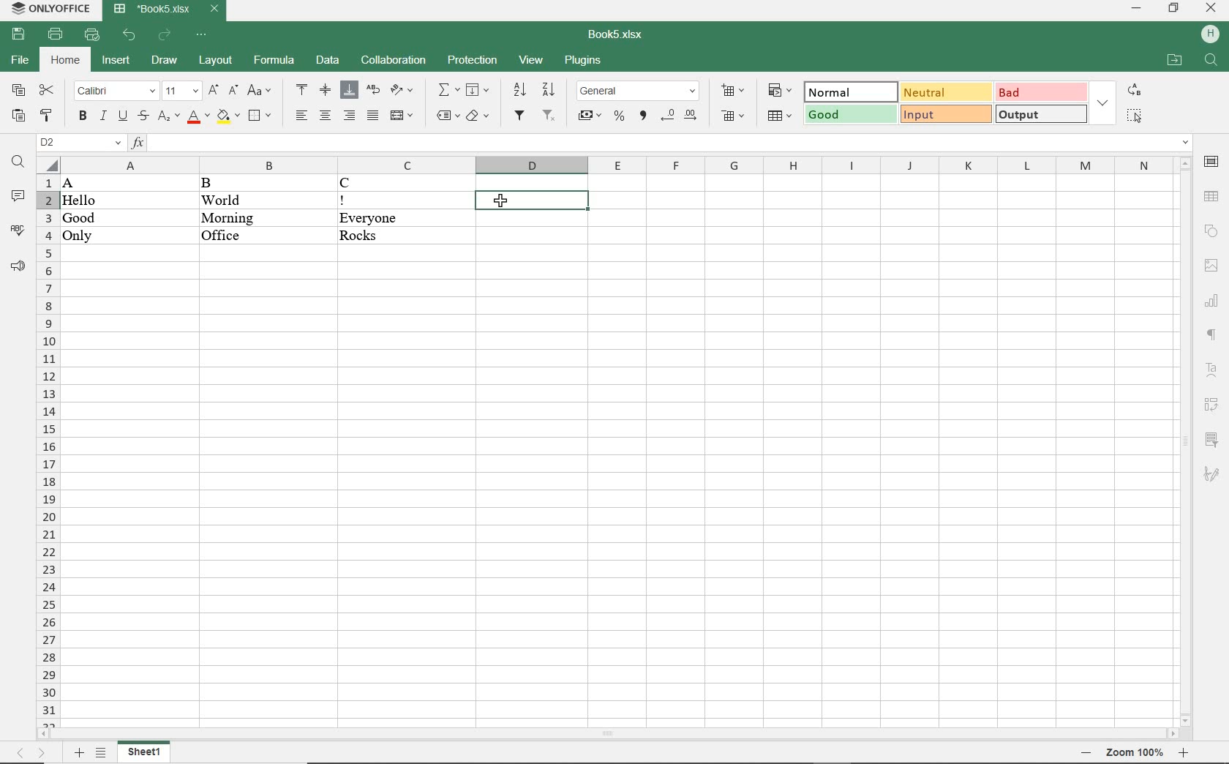 The width and height of the screenshot is (1229, 764). Describe the element at coordinates (56, 35) in the screenshot. I see `PRINT` at that location.